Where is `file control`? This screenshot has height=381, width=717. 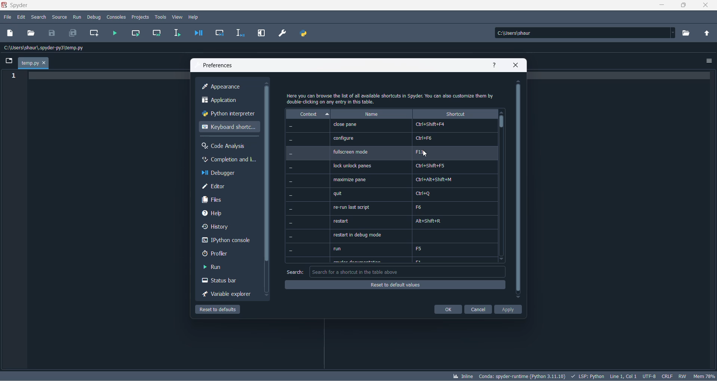
file control is located at coordinates (684, 376).